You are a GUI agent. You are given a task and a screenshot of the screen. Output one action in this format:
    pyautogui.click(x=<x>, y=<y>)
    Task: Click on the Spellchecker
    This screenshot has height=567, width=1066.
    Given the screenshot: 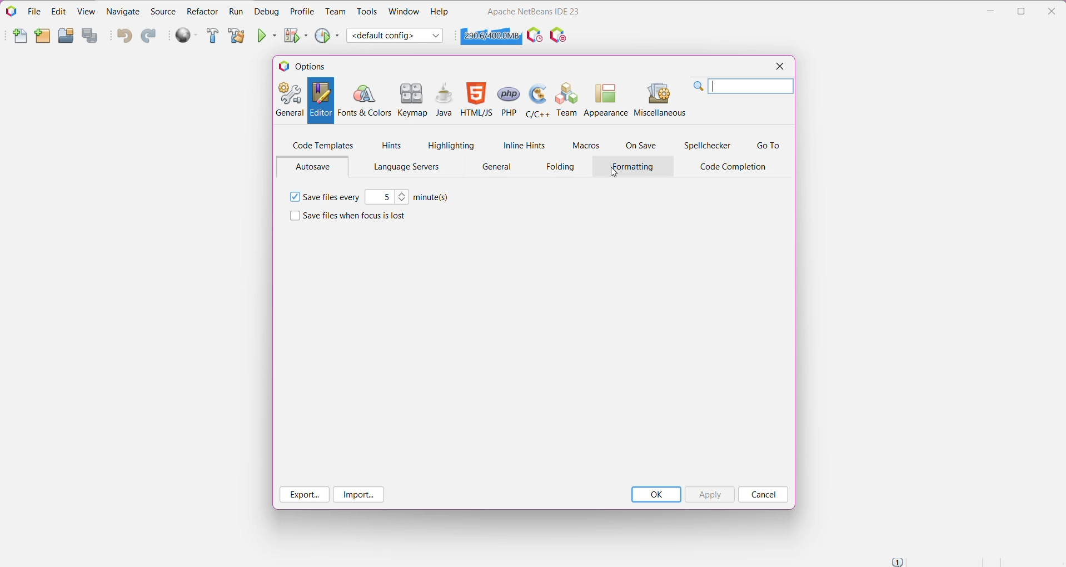 What is the action you would take?
    pyautogui.click(x=709, y=146)
    